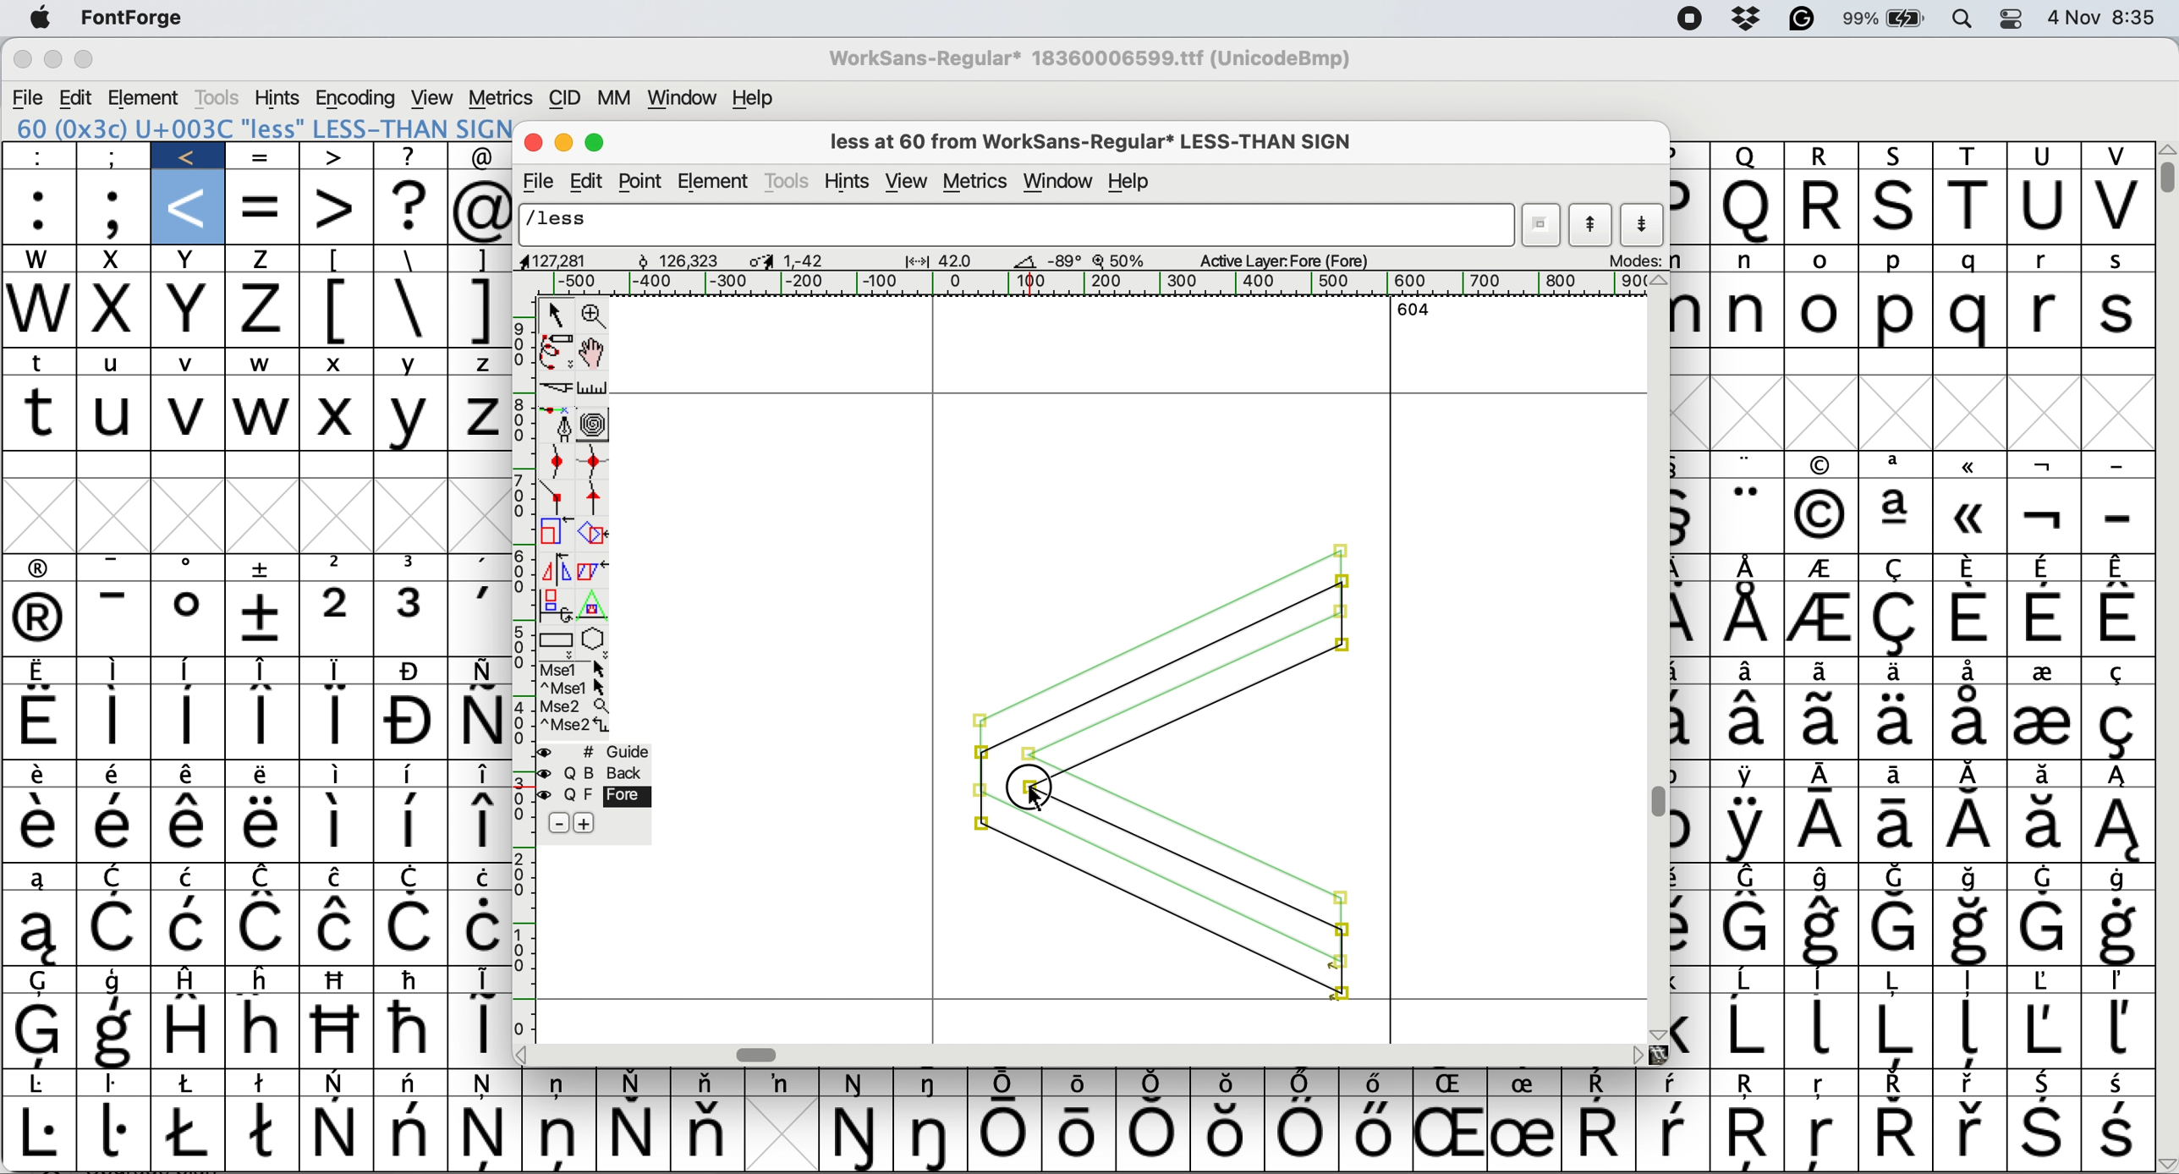  What do you see at coordinates (1973, 156) in the screenshot?
I see `t` at bounding box center [1973, 156].